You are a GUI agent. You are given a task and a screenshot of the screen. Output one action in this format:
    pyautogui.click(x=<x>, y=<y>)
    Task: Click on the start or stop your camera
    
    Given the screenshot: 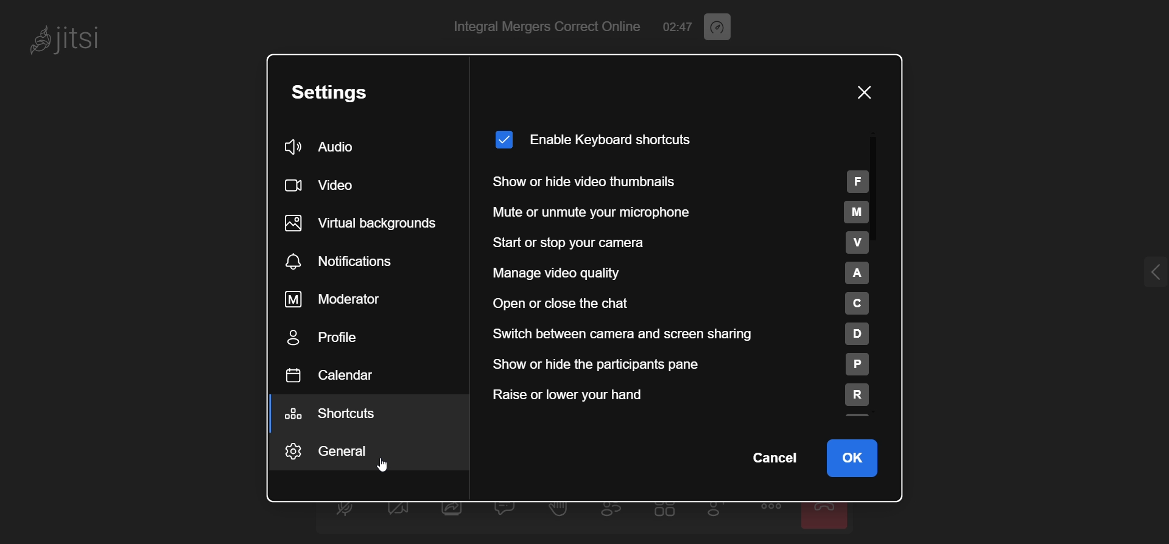 What is the action you would take?
    pyautogui.click(x=674, y=245)
    